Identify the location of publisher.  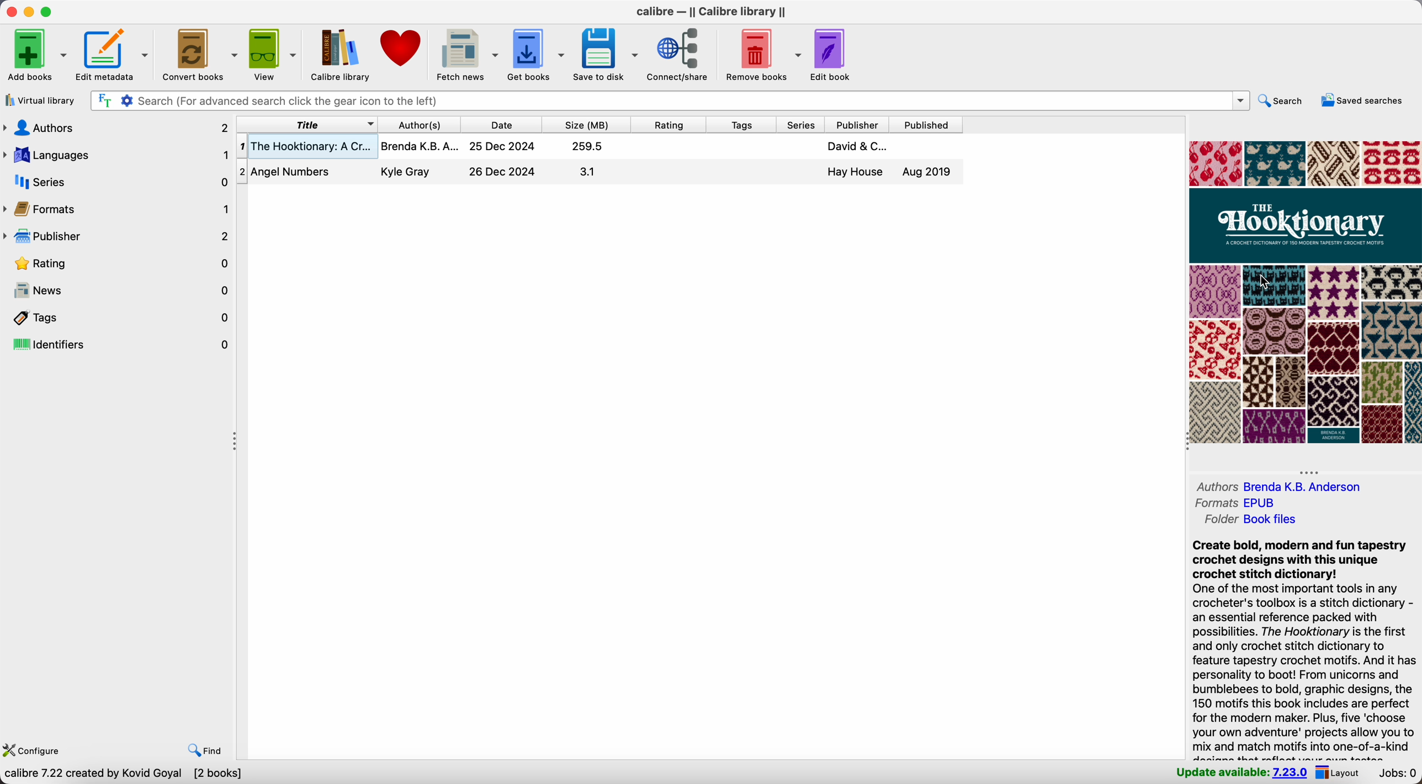
(858, 124).